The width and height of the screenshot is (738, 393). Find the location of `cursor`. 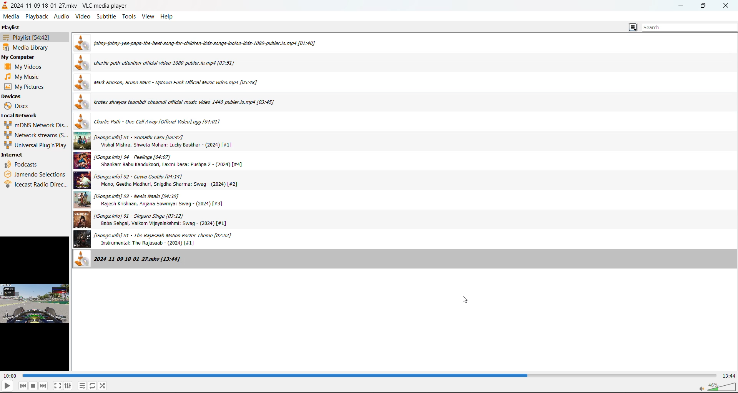

cursor is located at coordinates (465, 301).